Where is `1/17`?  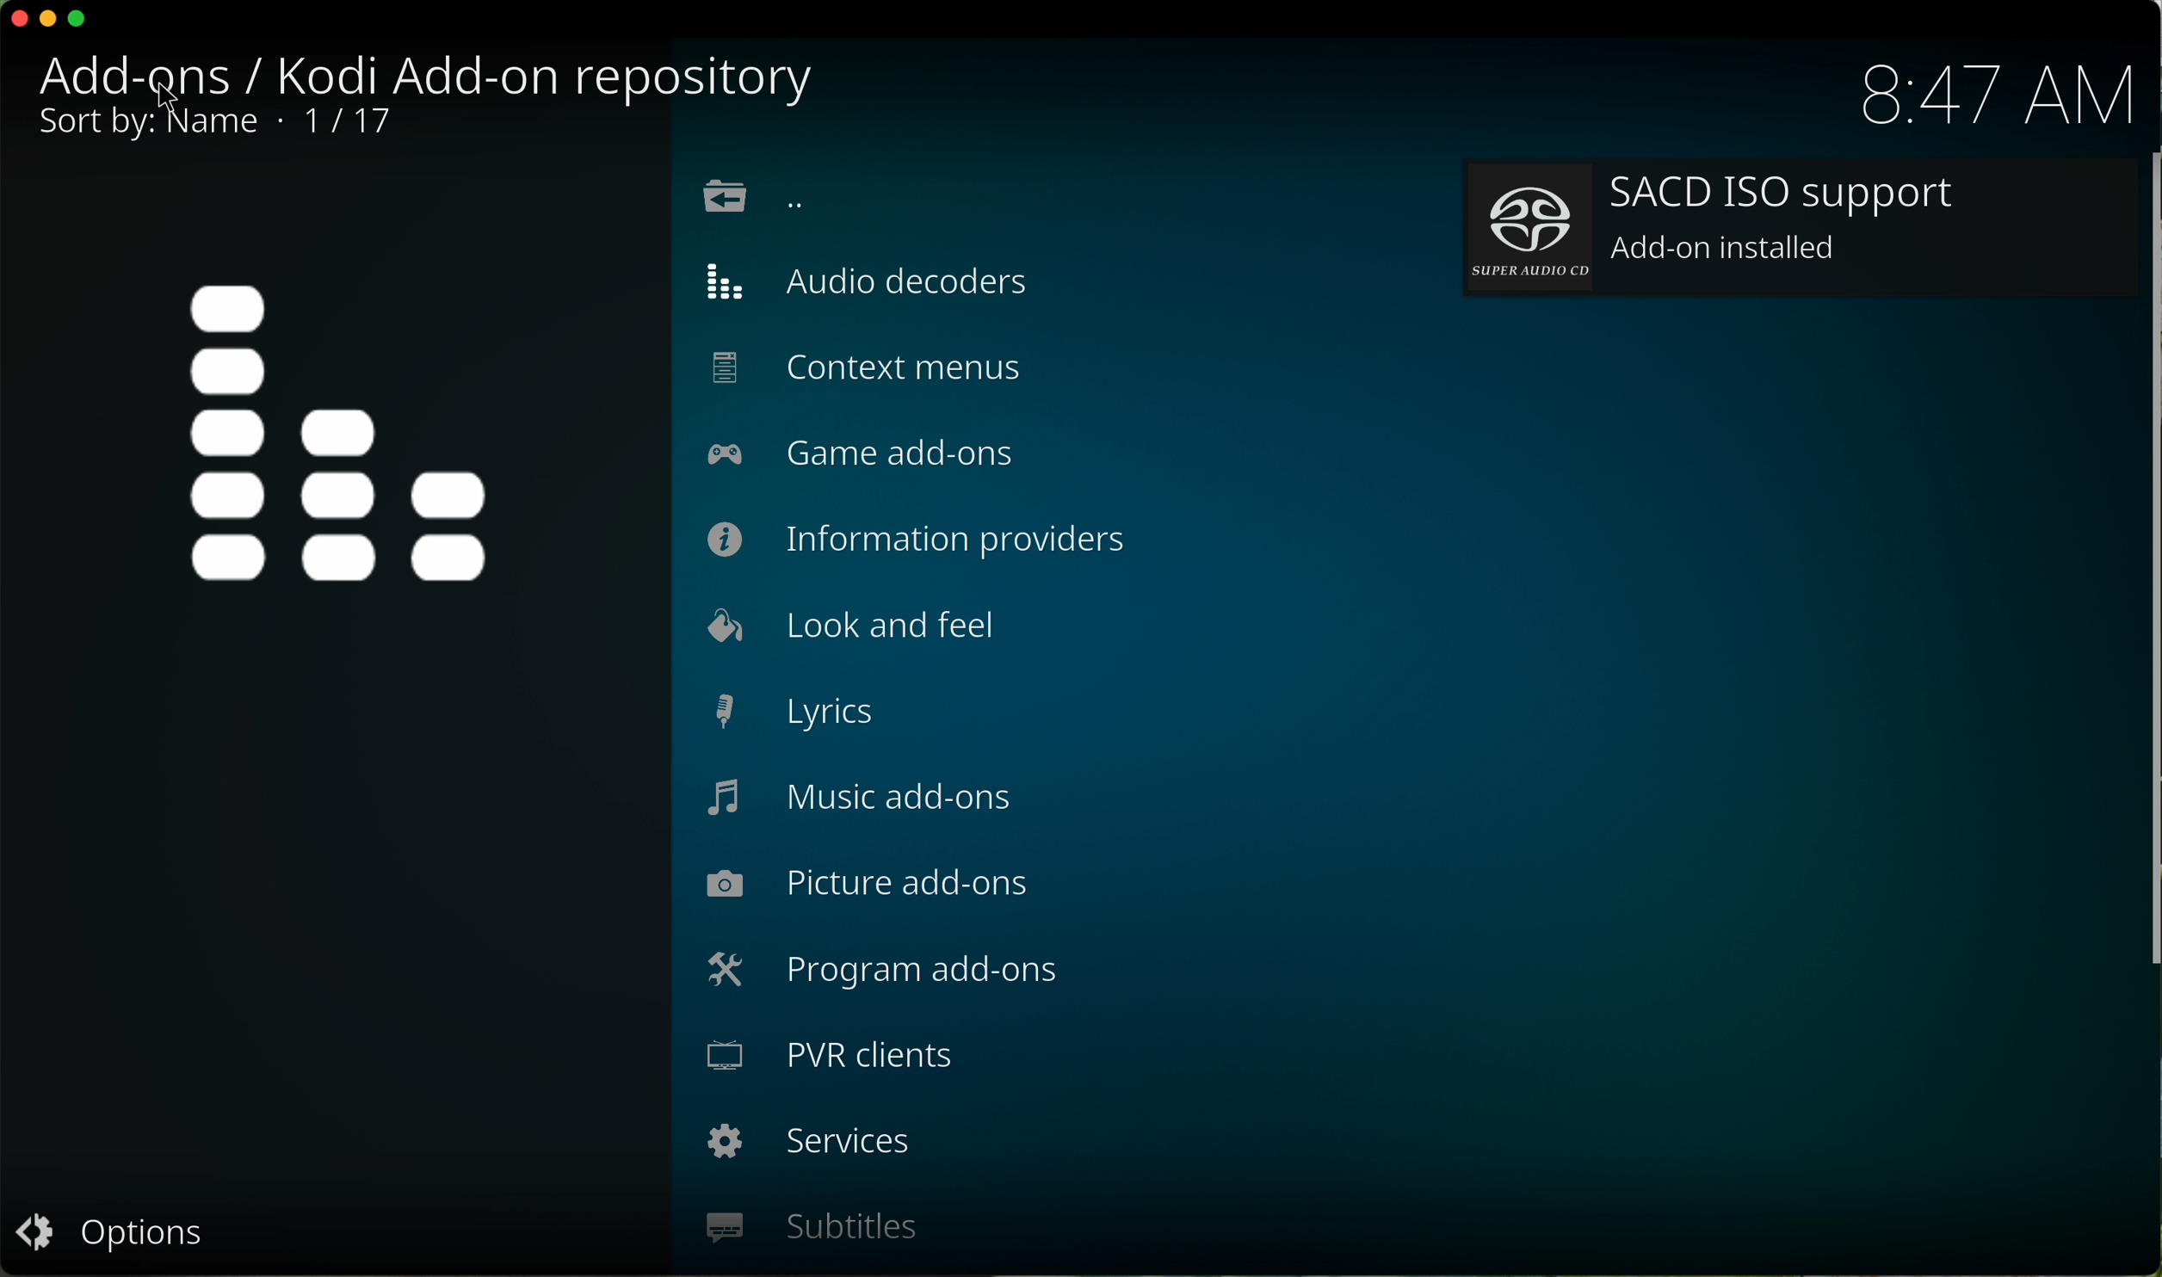
1/17 is located at coordinates (213, 127).